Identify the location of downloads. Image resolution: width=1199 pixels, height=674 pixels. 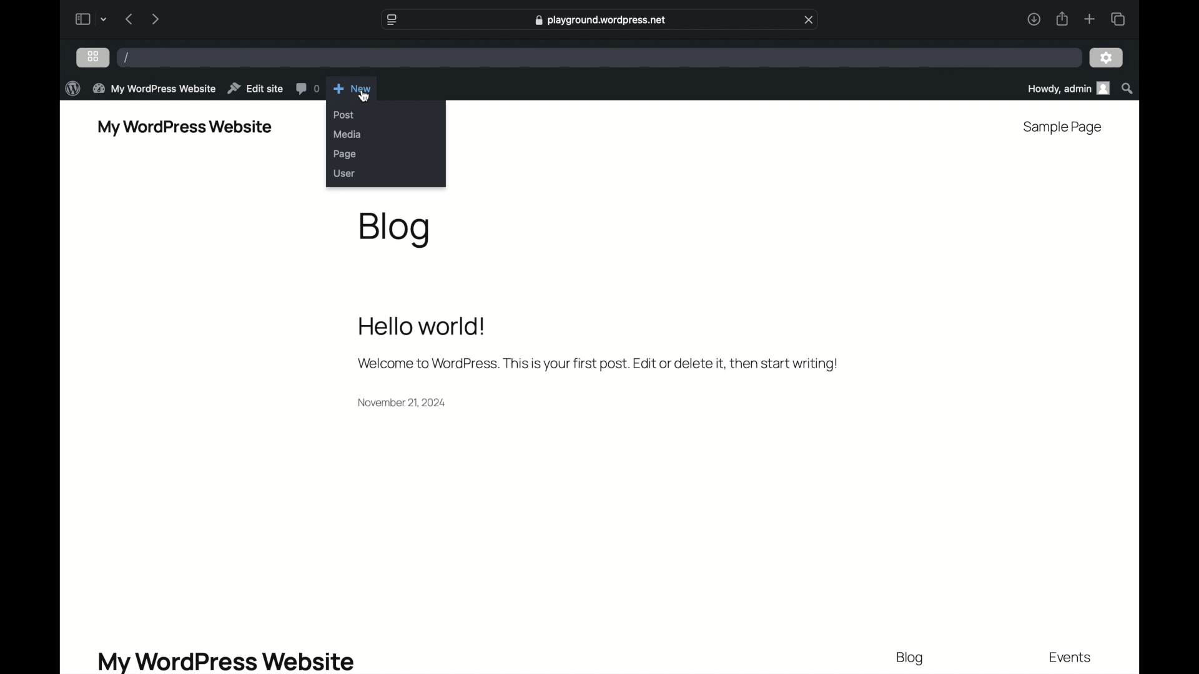
(1034, 19).